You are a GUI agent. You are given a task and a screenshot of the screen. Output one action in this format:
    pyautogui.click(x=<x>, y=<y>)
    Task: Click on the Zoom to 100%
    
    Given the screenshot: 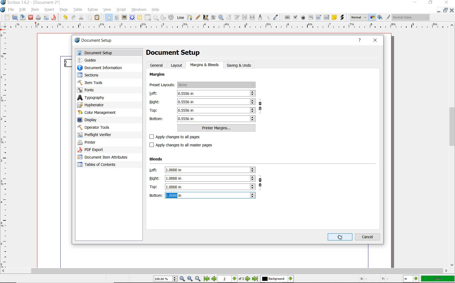 What is the action you would take?
    pyautogui.click(x=190, y=279)
    